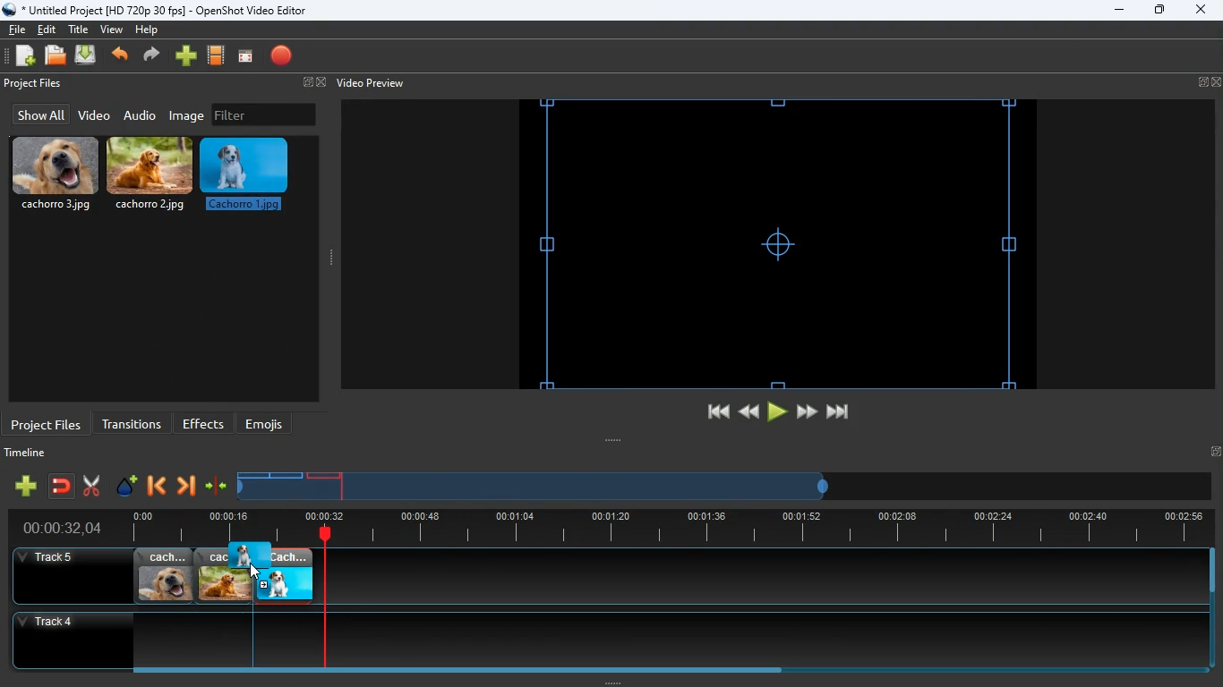 The width and height of the screenshot is (1223, 687). Describe the element at coordinates (535, 493) in the screenshot. I see `timeline` at that location.